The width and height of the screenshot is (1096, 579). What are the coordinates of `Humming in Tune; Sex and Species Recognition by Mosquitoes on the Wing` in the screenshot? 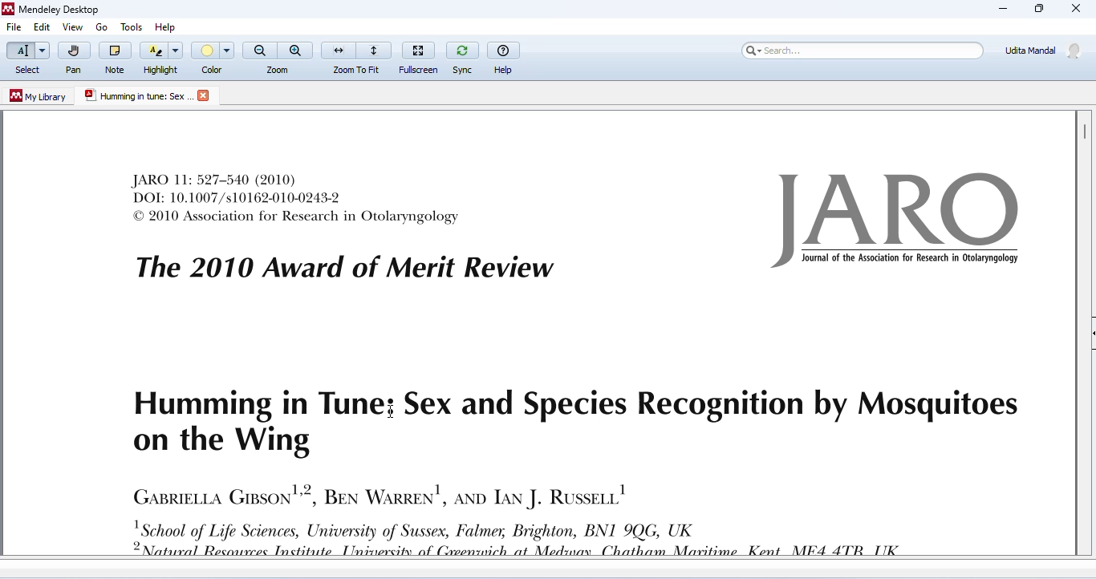 It's located at (570, 424).